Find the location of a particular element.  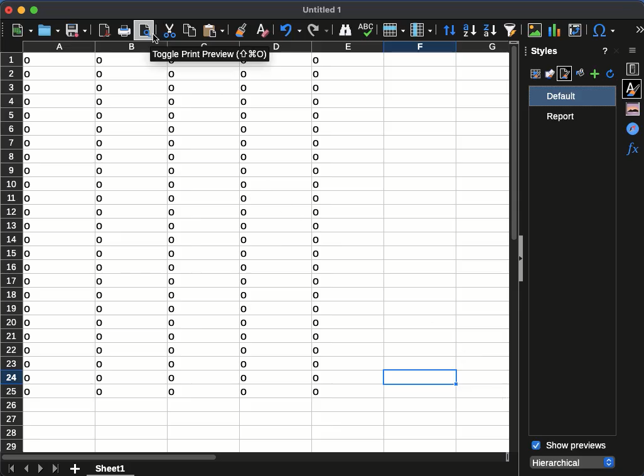

print preview is located at coordinates (146, 30).